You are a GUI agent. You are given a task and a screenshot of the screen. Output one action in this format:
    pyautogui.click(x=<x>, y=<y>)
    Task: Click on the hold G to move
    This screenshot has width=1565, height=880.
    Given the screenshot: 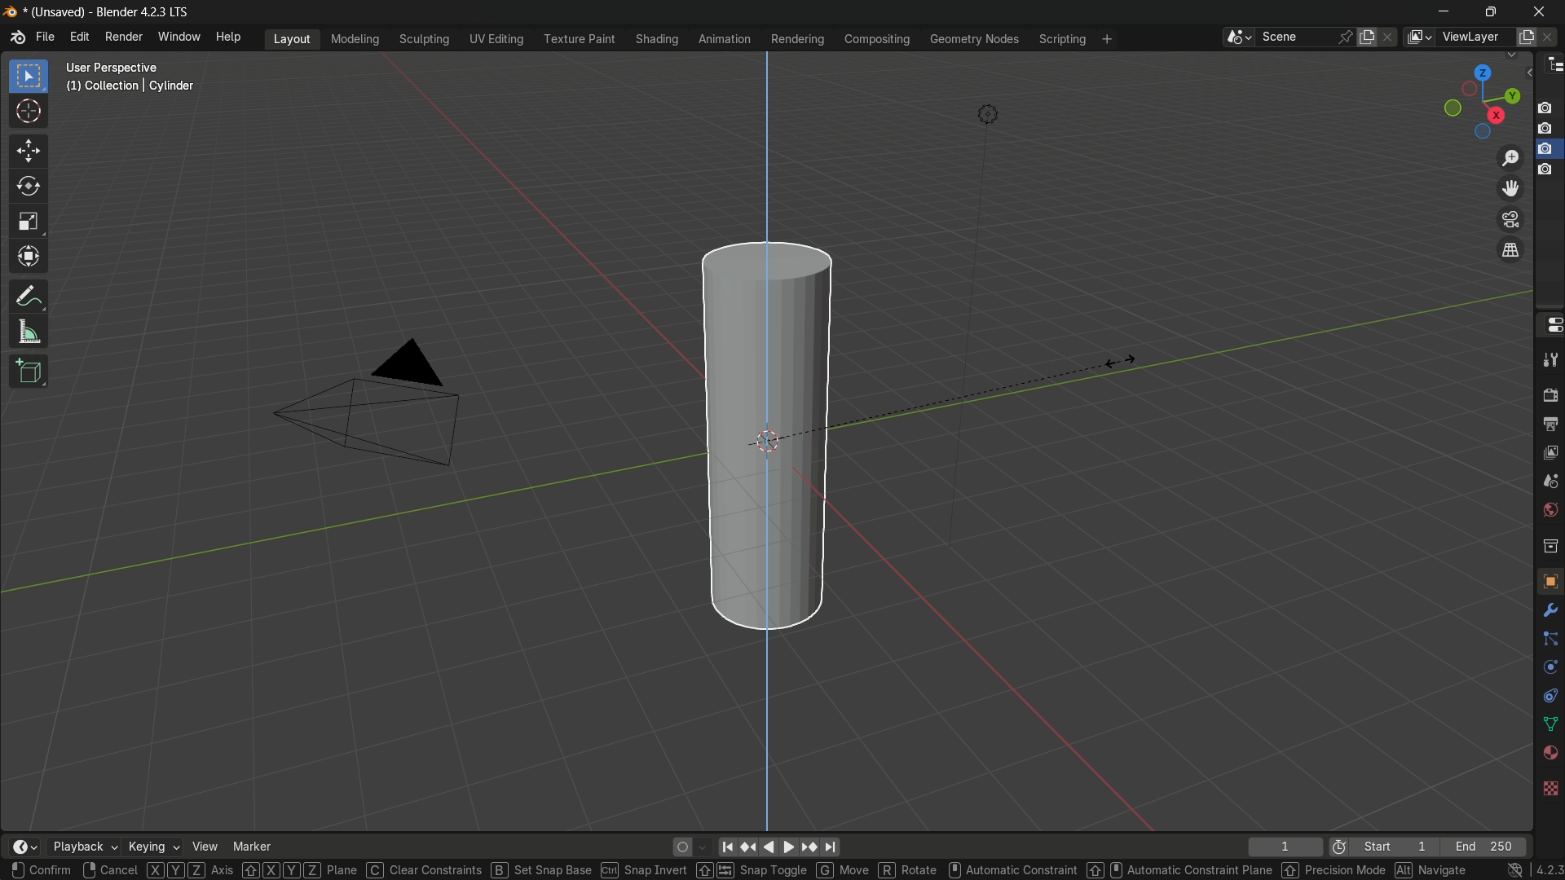 What is the action you would take?
    pyautogui.click(x=843, y=870)
    